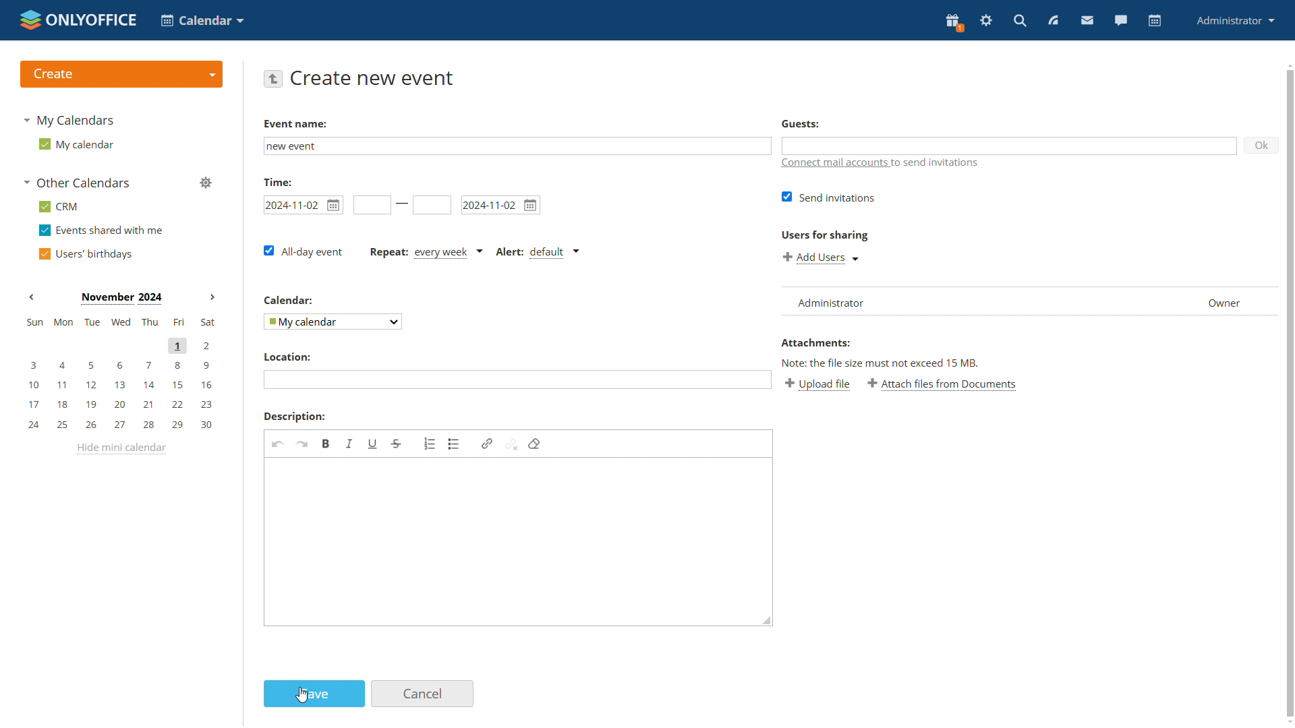 The height and width of the screenshot is (728, 1295). Describe the element at coordinates (32, 297) in the screenshot. I see `Previous month` at that location.